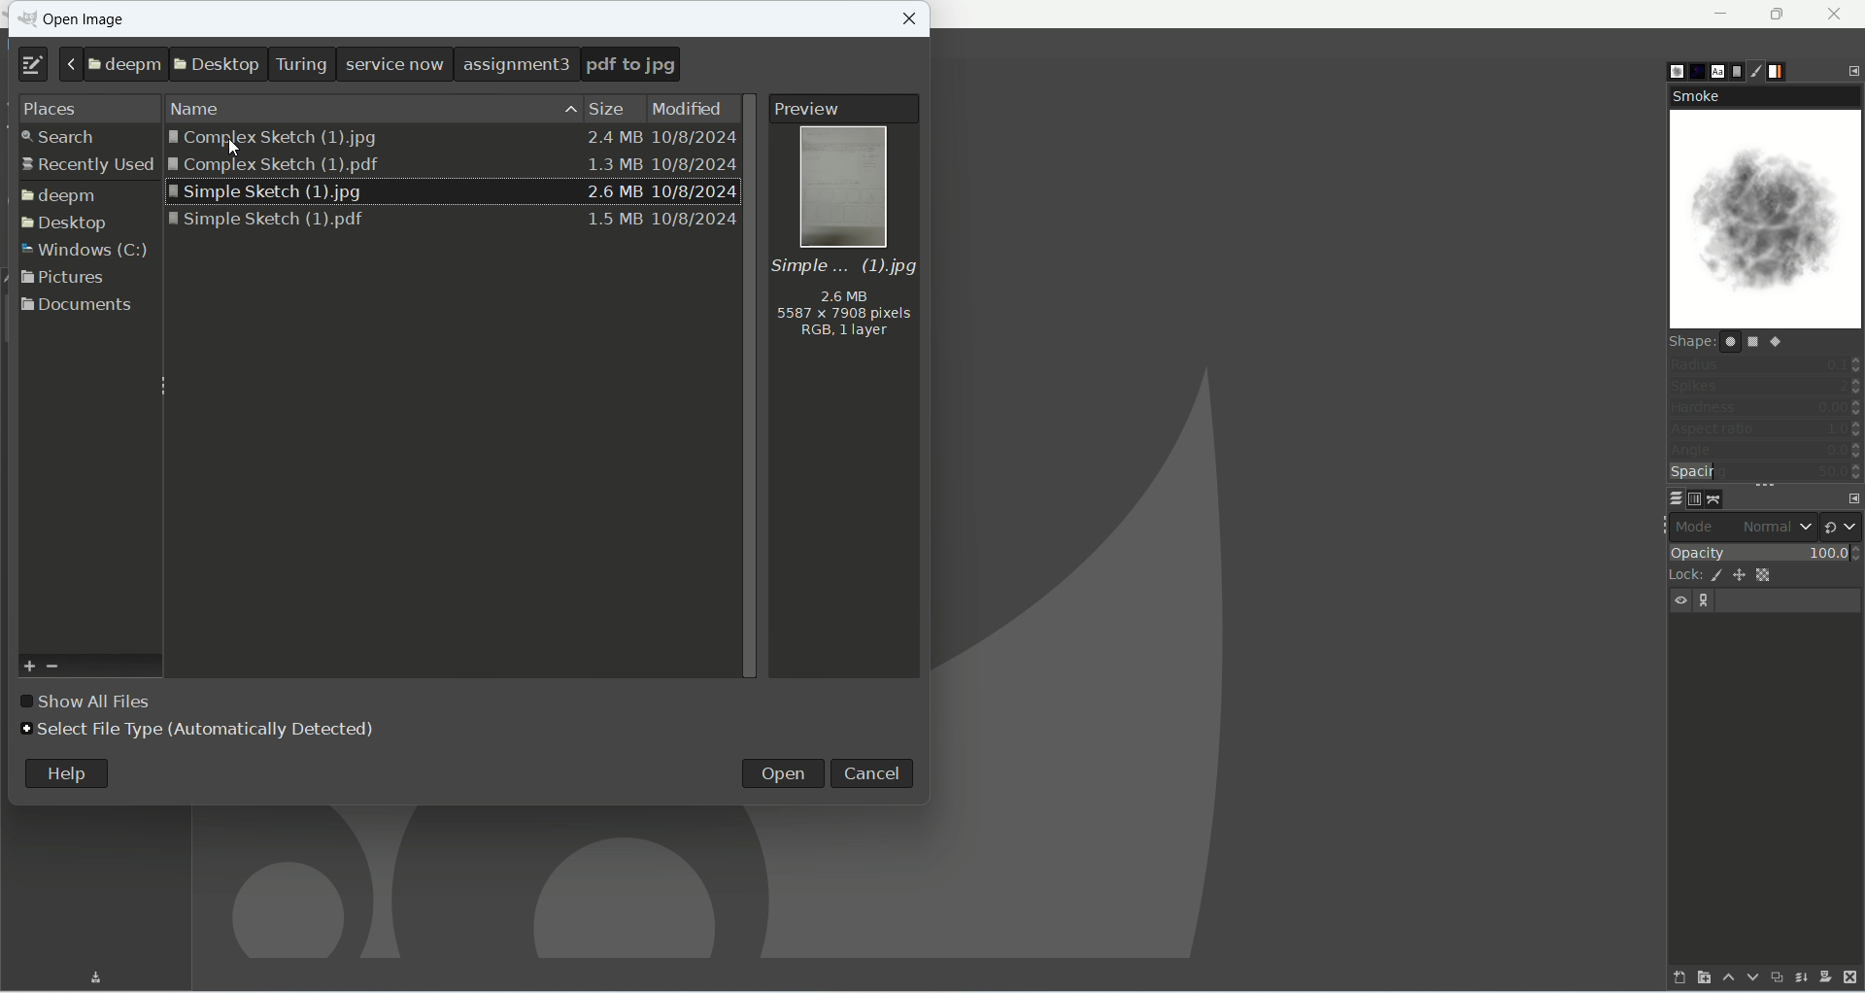 The width and height of the screenshot is (1865, 993). What do you see at coordinates (842, 305) in the screenshot?
I see `mage information` at bounding box center [842, 305].